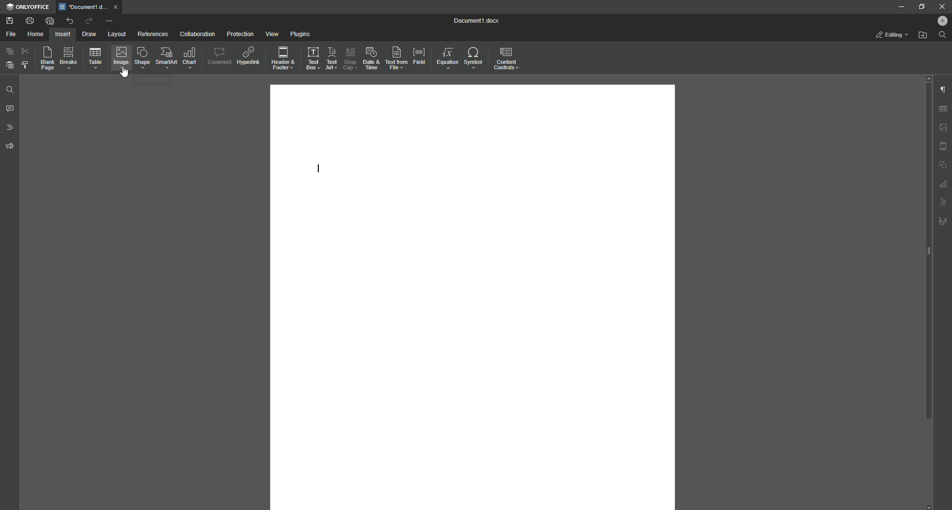 The image size is (952, 510). I want to click on Close, so click(940, 6).